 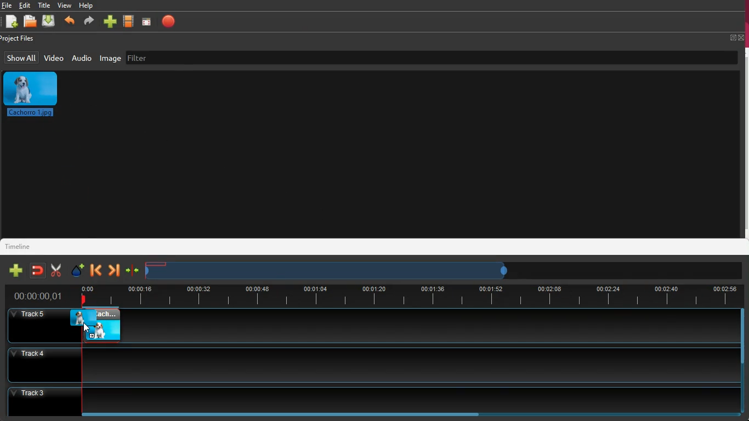 I want to click on stop, so click(x=171, y=21).